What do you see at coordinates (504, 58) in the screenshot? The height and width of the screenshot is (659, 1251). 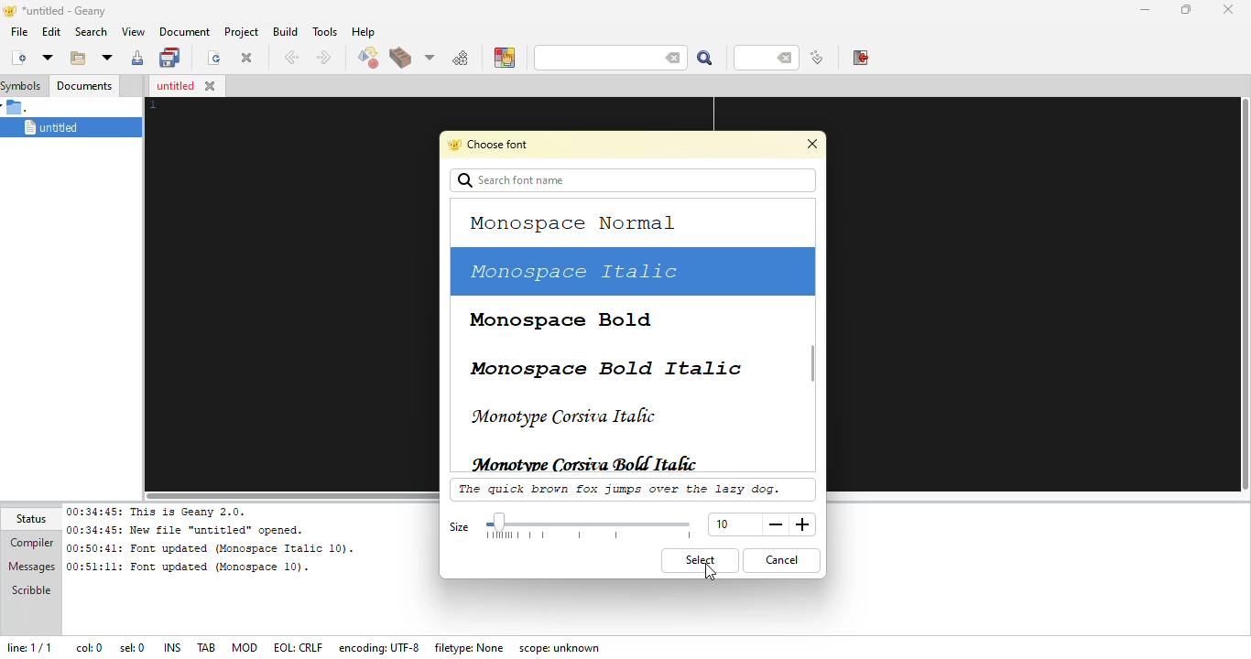 I see `color` at bounding box center [504, 58].